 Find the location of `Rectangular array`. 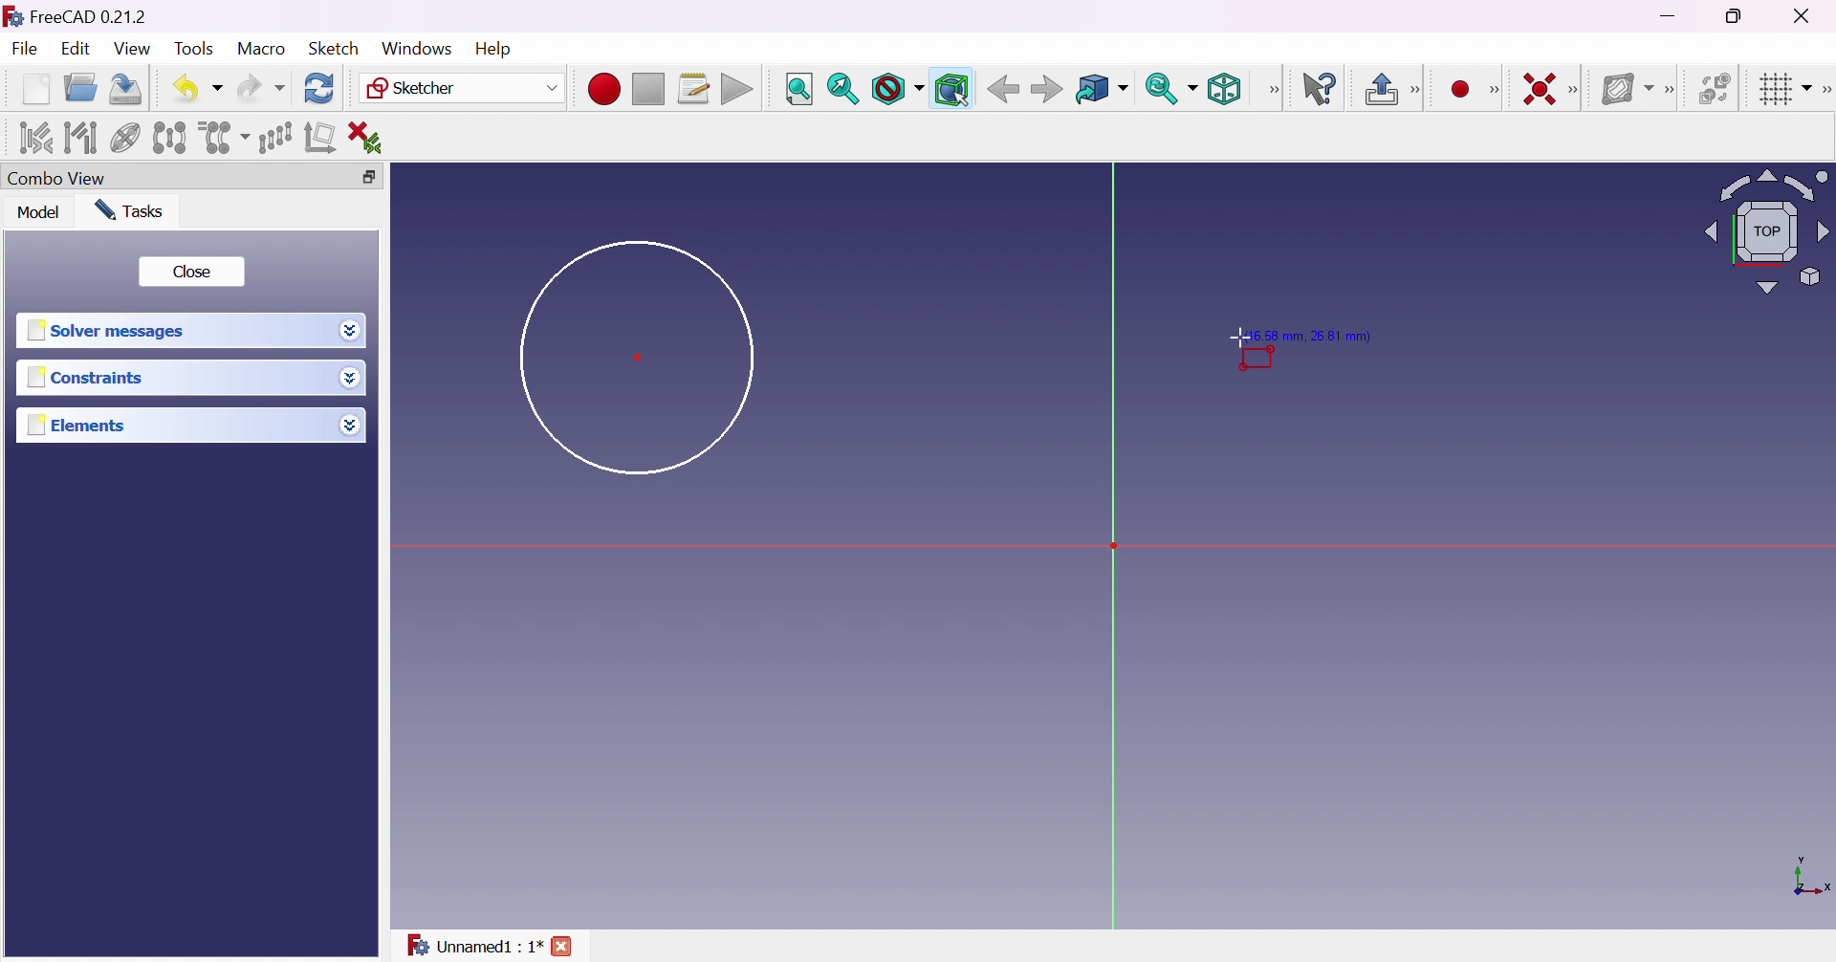

Rectangular array is located at coordinates (274, 136).